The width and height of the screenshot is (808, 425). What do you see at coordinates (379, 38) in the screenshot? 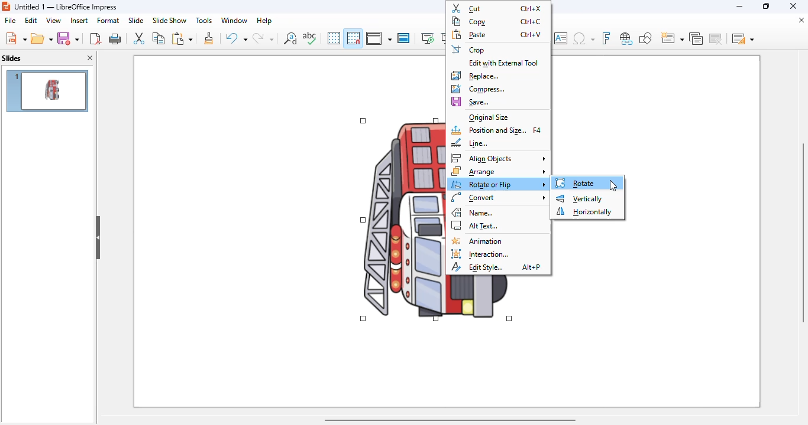
I see `display views` at bounding box center [379, 38].